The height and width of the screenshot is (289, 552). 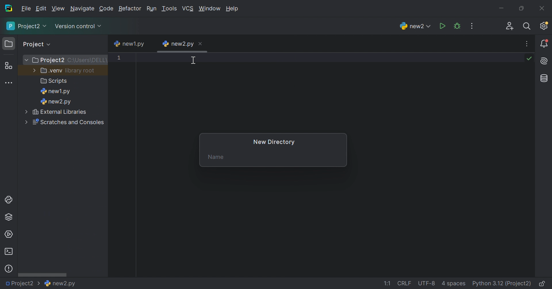 What do you see at coordinates (387, 284) in the screenshot?
I see `1:1` at bounding box center [387, 284].